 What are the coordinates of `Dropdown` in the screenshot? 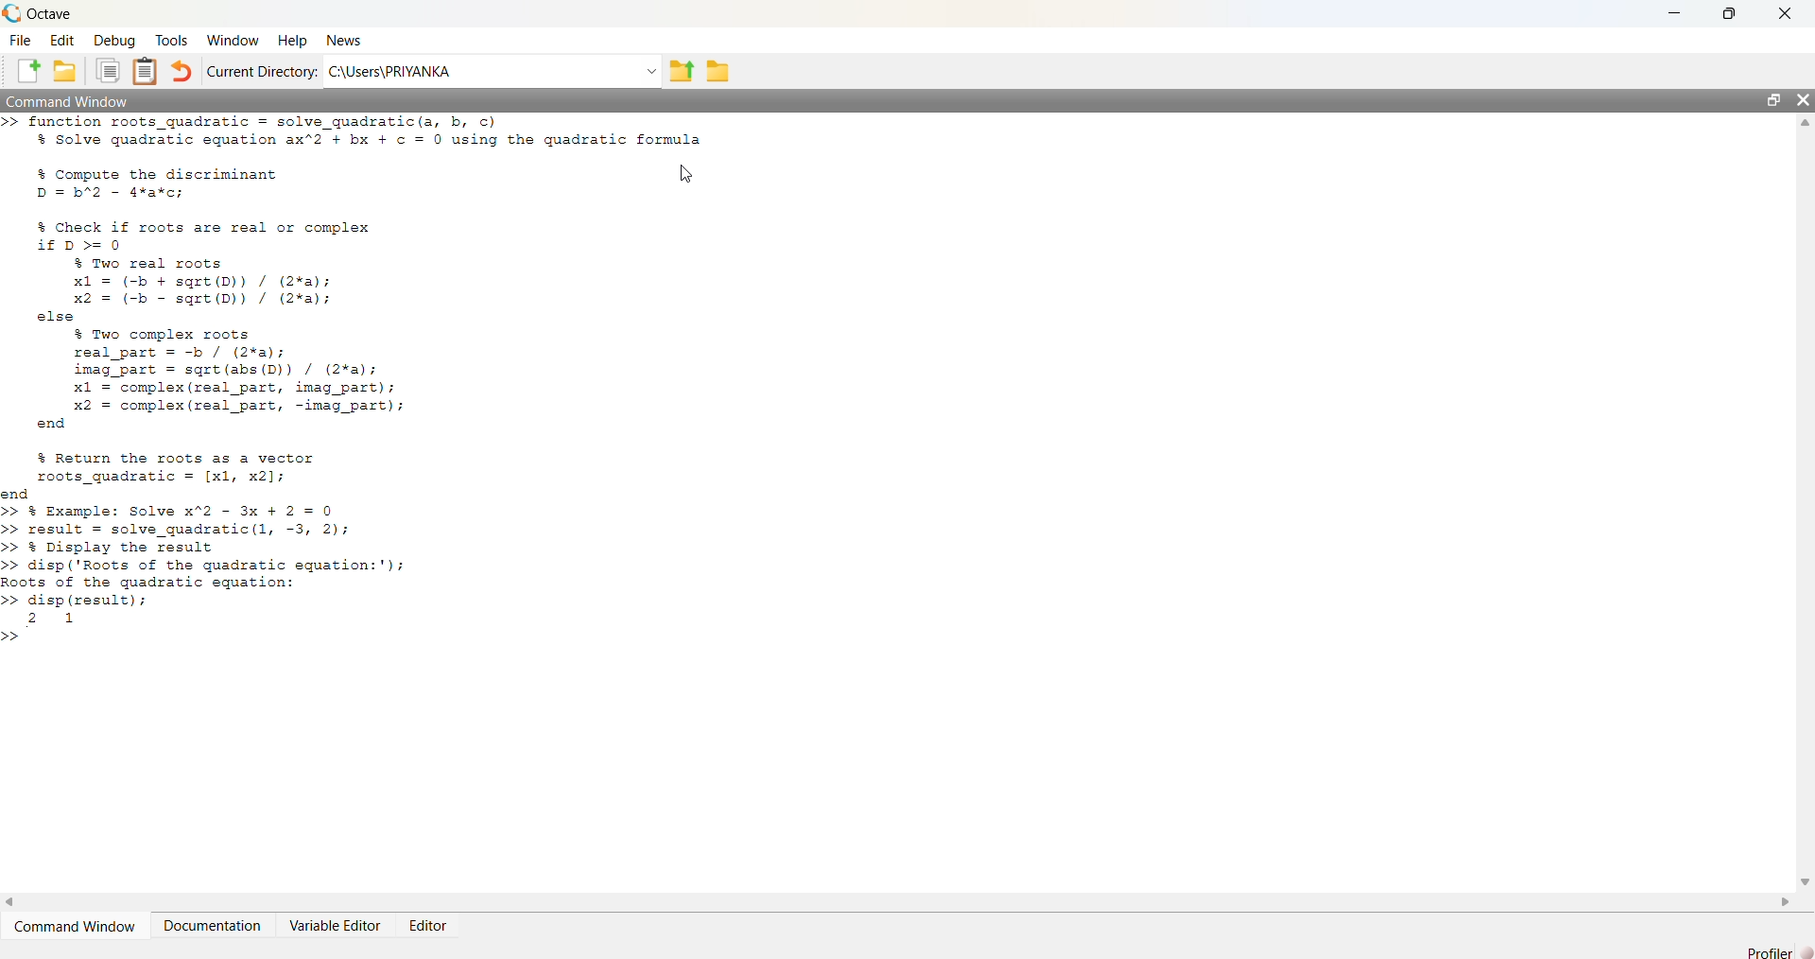 It's located at (650, 71).